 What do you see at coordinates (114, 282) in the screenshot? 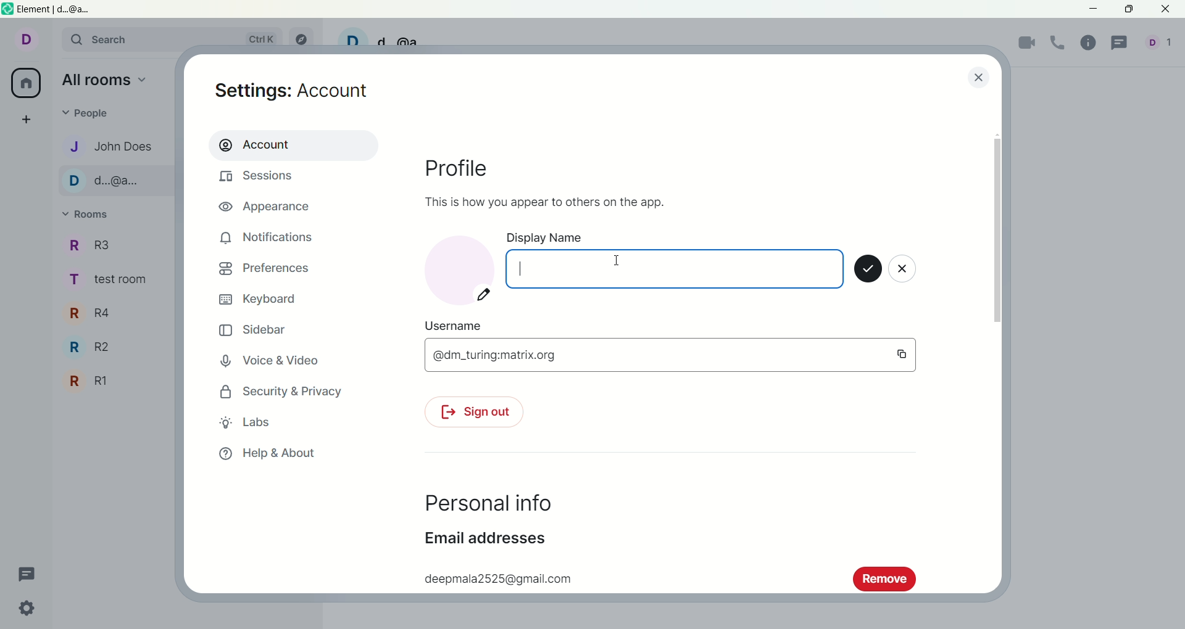
I see `TEST ROOM` at bounding box center [114, 282].